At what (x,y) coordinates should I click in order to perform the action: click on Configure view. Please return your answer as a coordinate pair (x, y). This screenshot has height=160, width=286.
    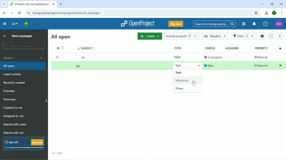
    Looking at the image, I should click on (280, 49).